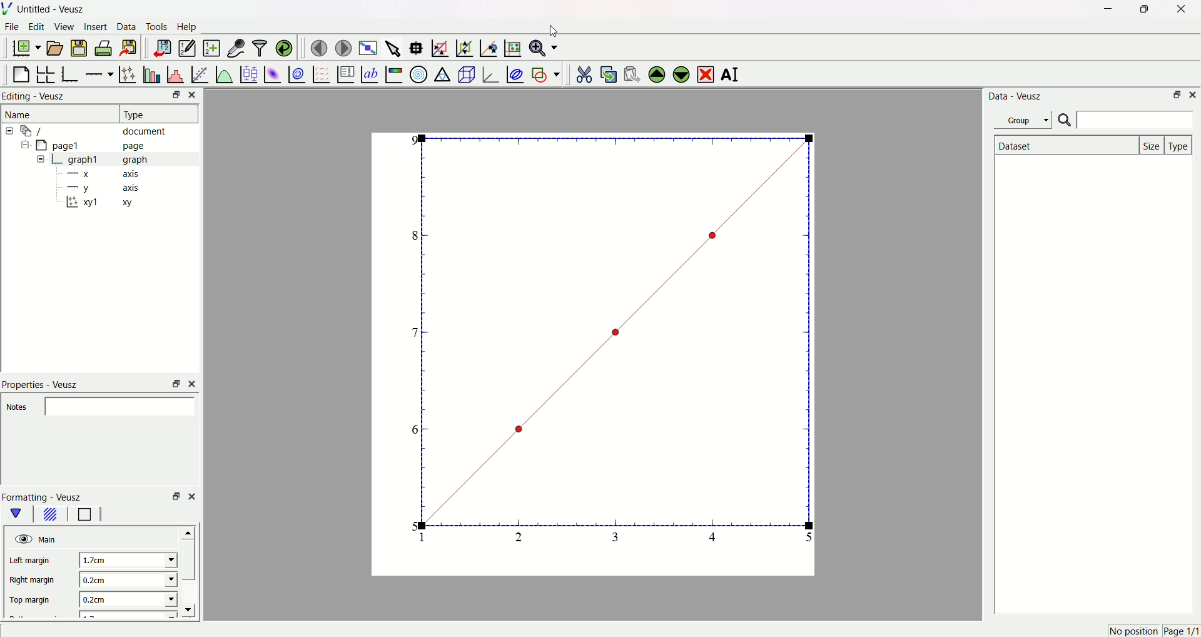 This screenshot has height=637, width=1201. I want to click on import datasets, so click(162, 48).